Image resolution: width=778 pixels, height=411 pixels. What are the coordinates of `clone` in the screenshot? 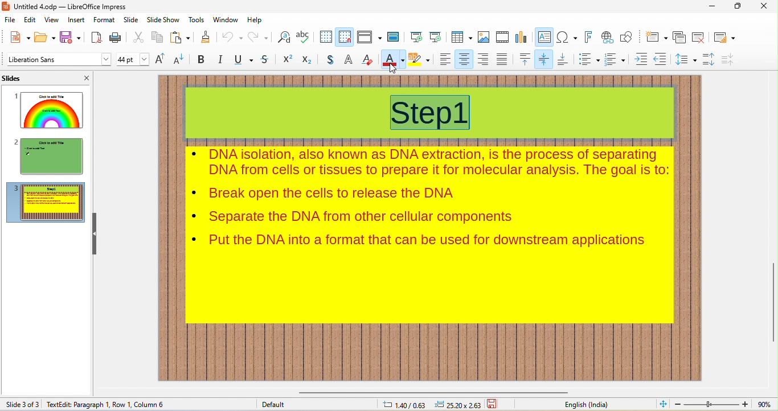 It's located at (206, 37).